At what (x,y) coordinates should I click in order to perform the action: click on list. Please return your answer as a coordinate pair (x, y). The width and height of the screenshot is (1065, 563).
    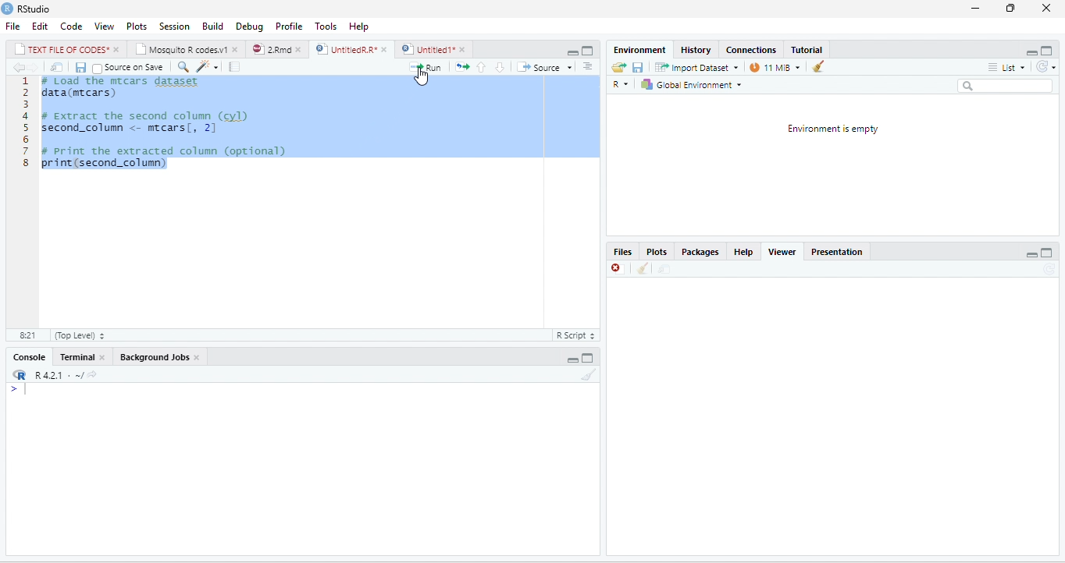
    Looking at the image, I should click on (1008, 68).